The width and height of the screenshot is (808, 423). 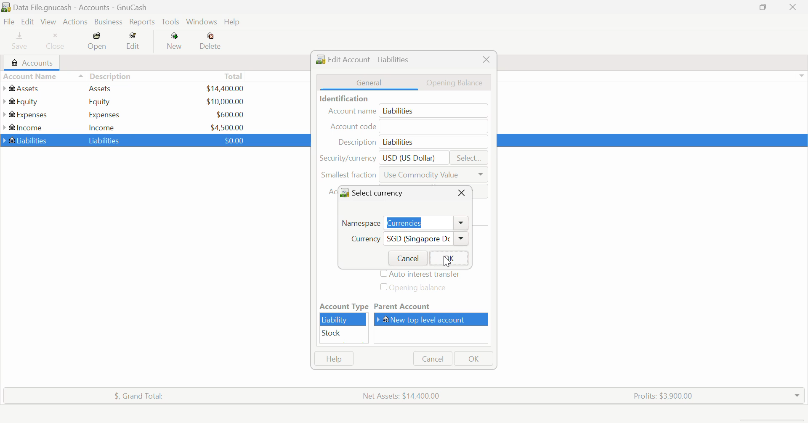 I want to click on Opening Balance, so click(x=460, y=82).